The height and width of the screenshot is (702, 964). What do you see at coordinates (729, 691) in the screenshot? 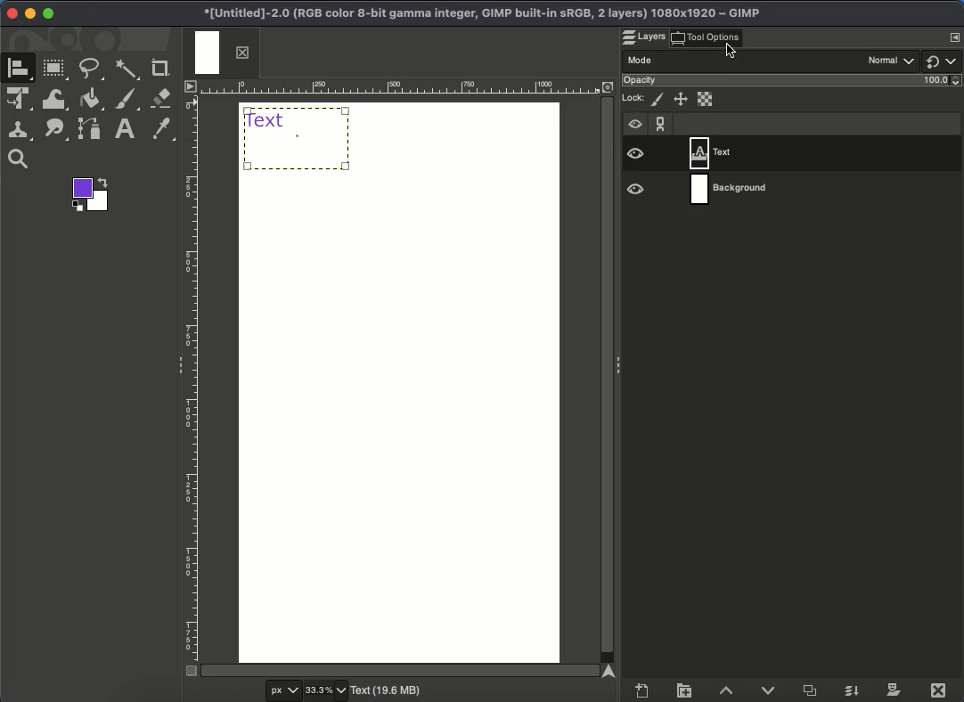
I see `Raise layer` at bounding box center [729, 691].